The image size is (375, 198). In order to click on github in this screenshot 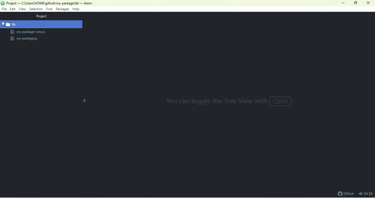, I will do `click(344, 193)`.